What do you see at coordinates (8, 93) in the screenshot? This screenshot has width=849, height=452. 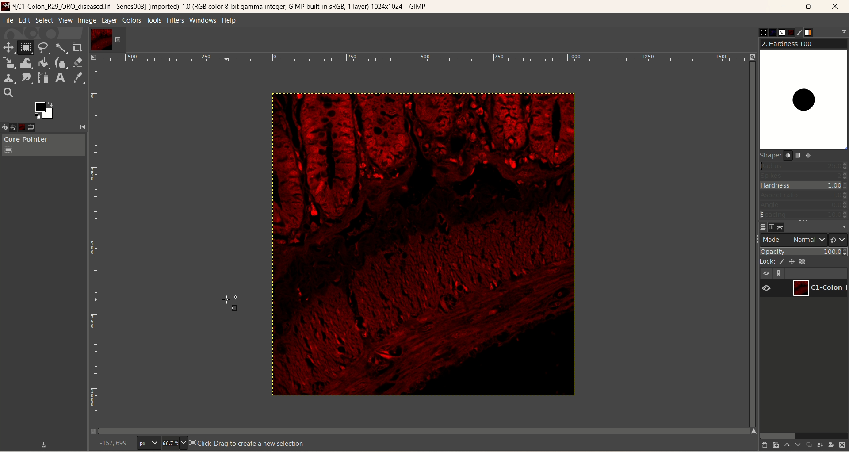 I see `search` at bounding box center [8, 93].